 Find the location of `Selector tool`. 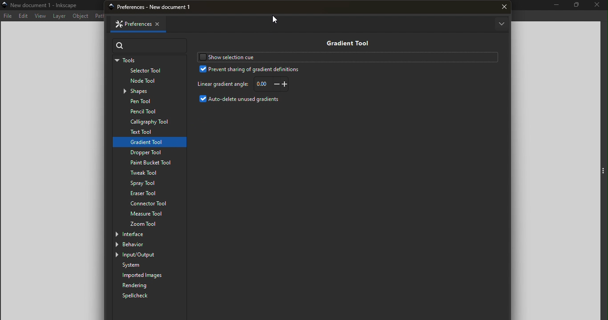

Selector tool is located at coordinates (148, 72).